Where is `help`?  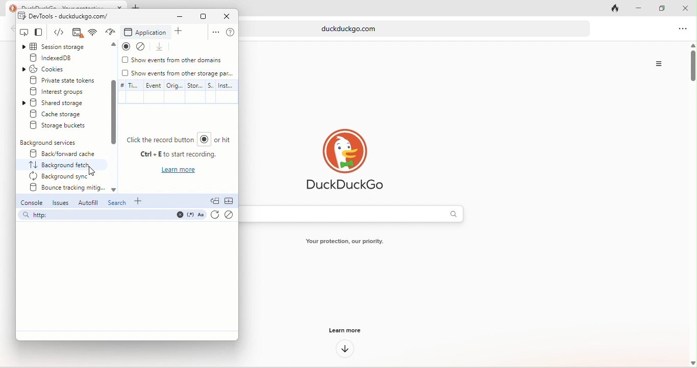 help is located at coordinates (231, 33).